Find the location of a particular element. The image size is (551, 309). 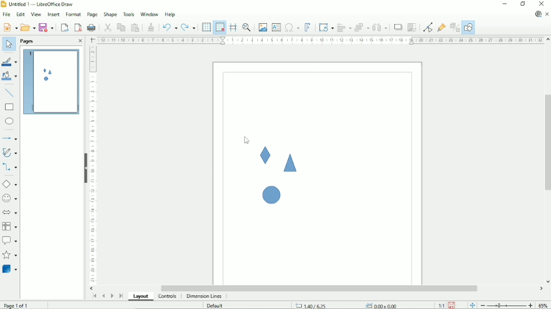

Dimension lines is located at coordinates (205, 296).